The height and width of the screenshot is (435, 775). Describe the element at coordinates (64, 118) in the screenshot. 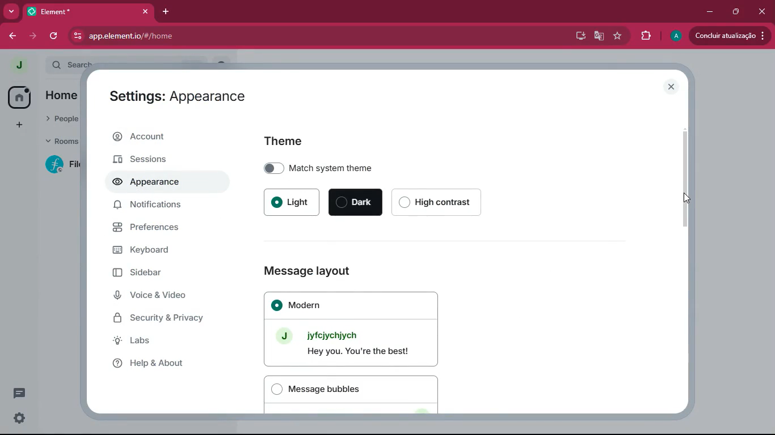

I see `people` at that location.